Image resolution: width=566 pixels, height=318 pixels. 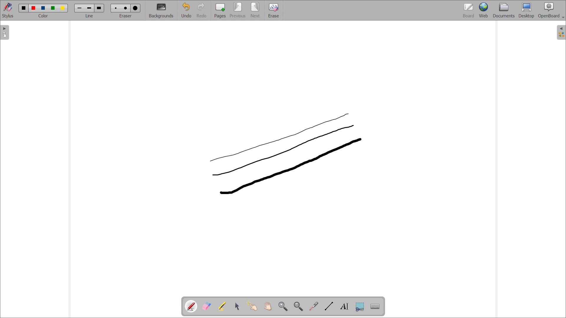 What do you see at coordinates (192, 306) in the screenshot?
I see `pen tool` at bounding box center [192, 306].